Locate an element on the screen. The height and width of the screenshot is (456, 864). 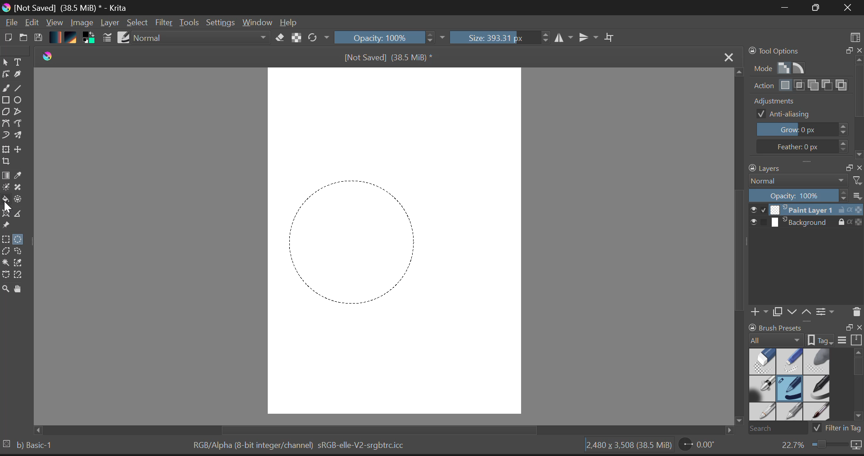
View is located at coordinates (55, 23).